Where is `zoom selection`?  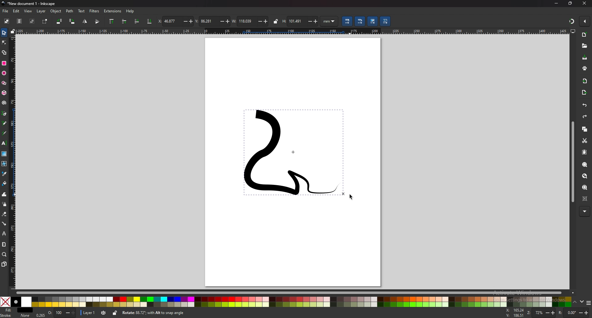
zoom selection is located at coordinates (584, 164).